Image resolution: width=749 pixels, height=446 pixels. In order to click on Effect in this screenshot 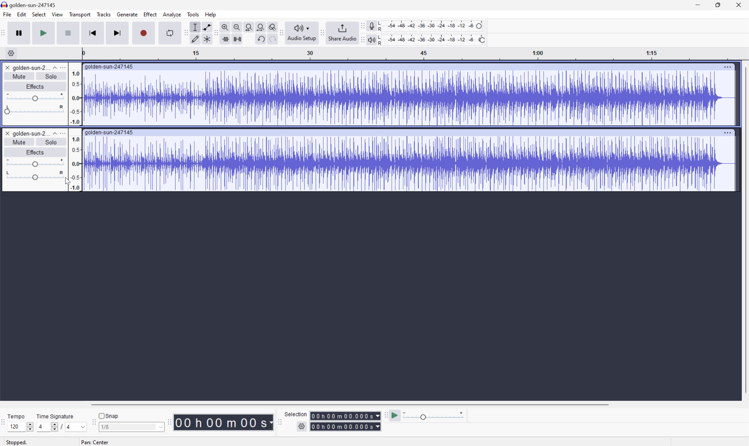, I will do `click(150, 15)`.